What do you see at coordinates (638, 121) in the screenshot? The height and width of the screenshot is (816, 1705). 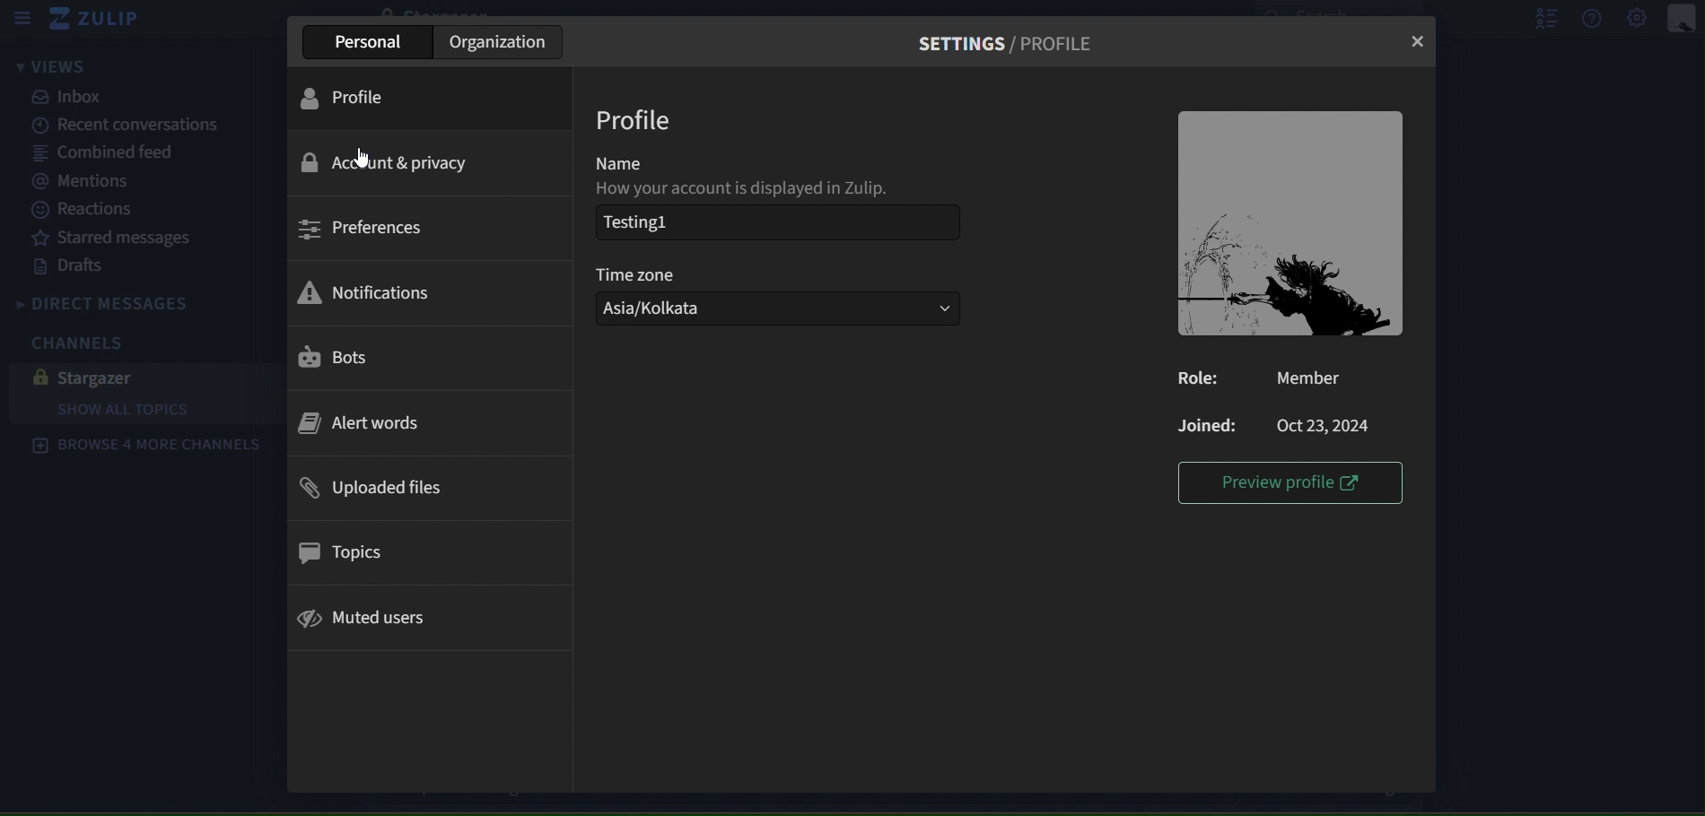 I see `profile` at bounding box center [638, 121].